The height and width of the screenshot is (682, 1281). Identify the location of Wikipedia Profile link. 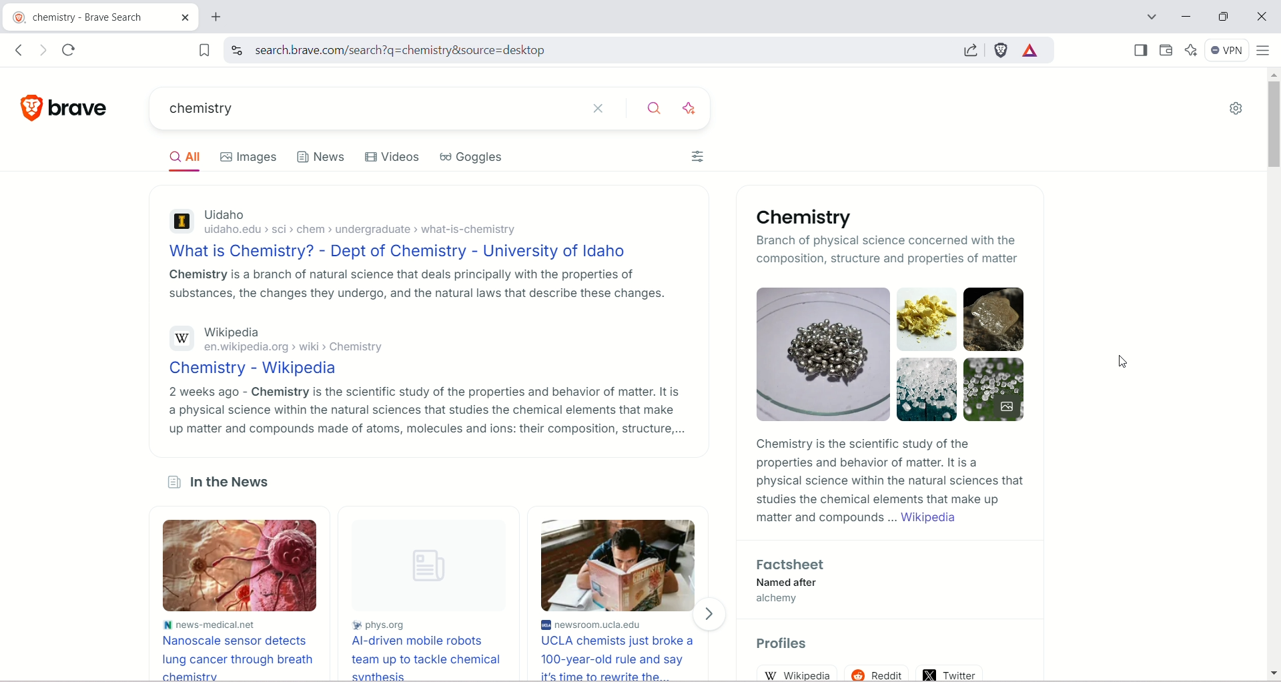
(799, 674).